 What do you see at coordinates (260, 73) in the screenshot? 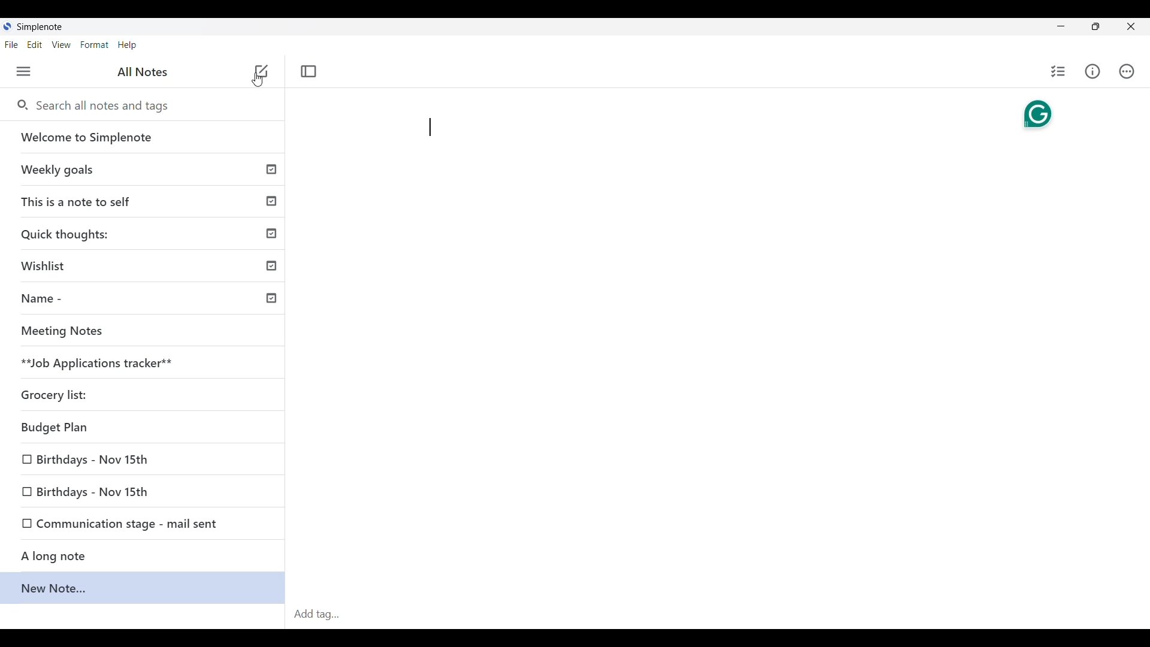
I see `add note` at bounding box center [260, 73].